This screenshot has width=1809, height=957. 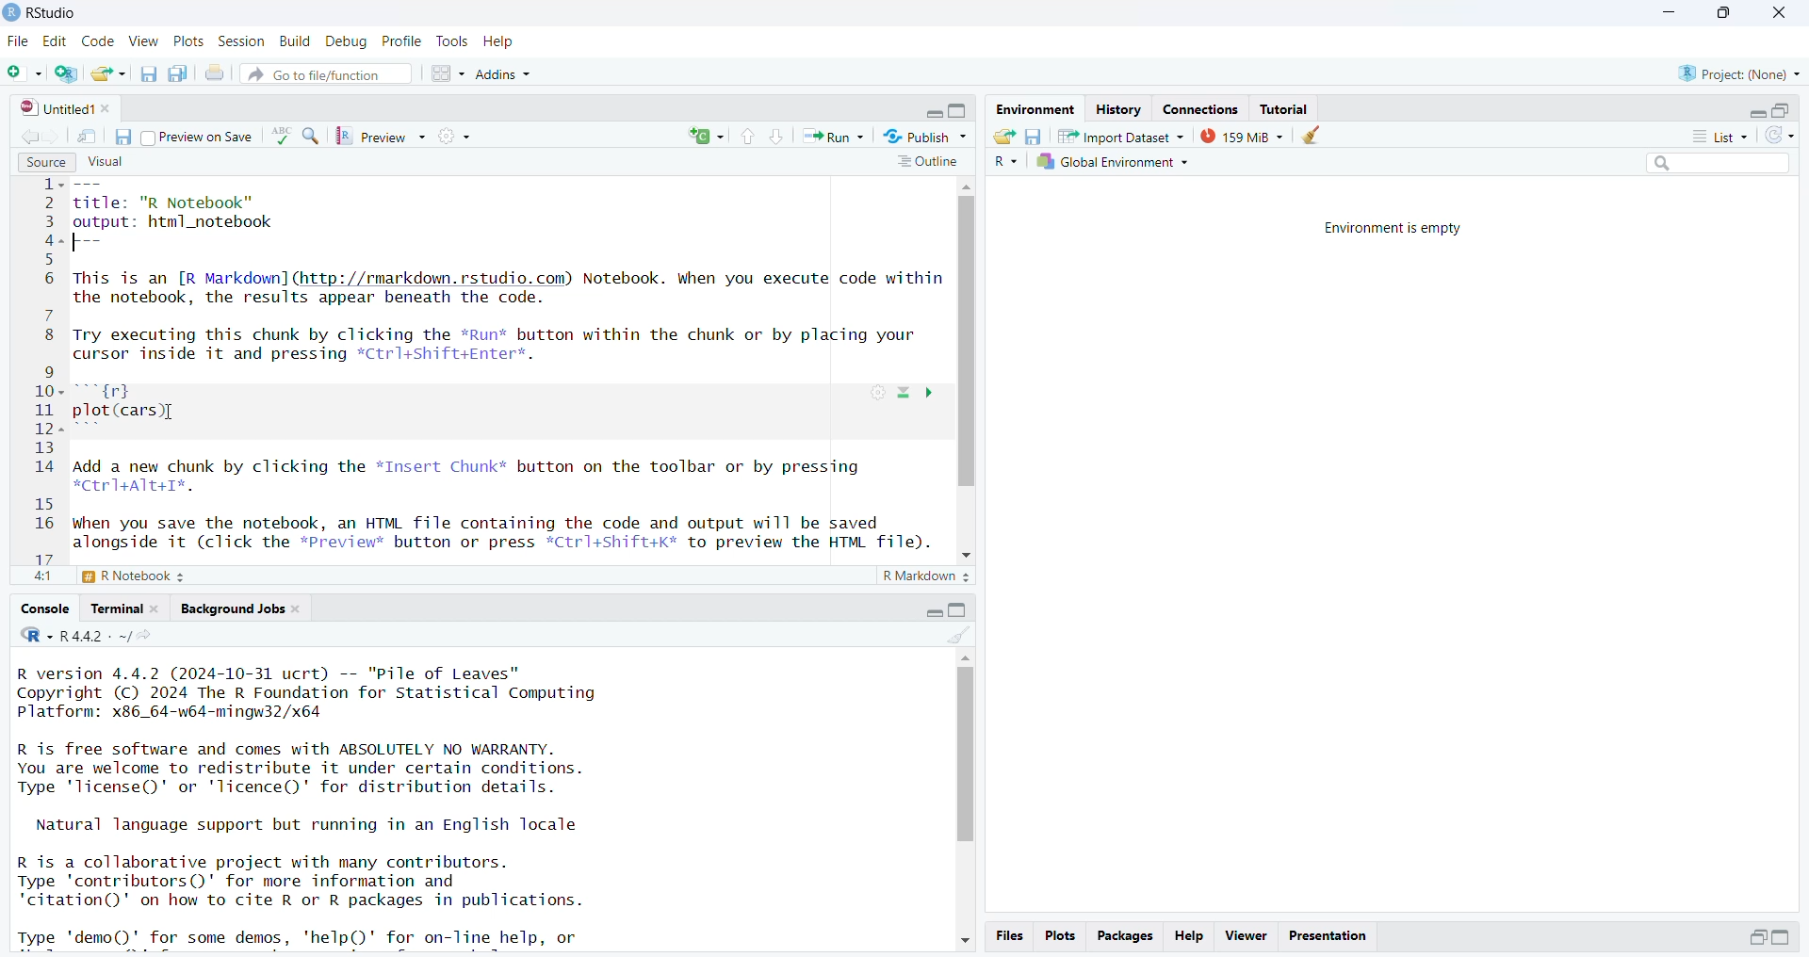 What do you see at coordinates (1246, 936) in the screenshot?
I see `viewer` at bounding box center [1246, 936].